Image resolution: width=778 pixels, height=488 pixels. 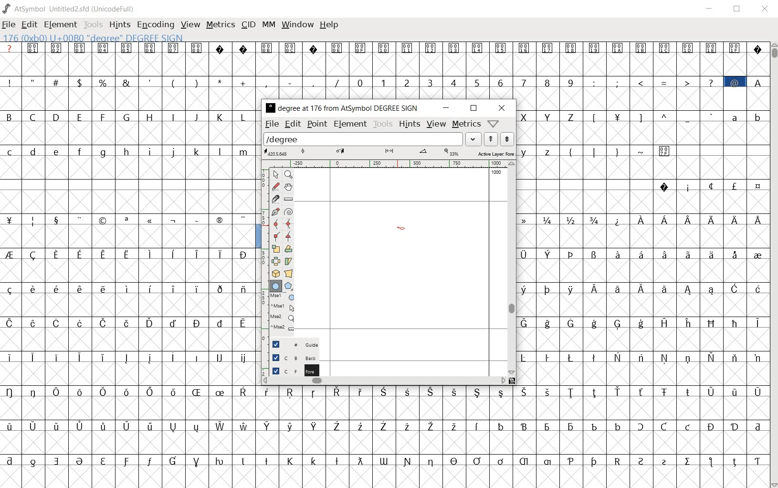 What do you see at coordinates (275, 174) in the screenshot?
I see `pointer` at bounding box center [275, 174].